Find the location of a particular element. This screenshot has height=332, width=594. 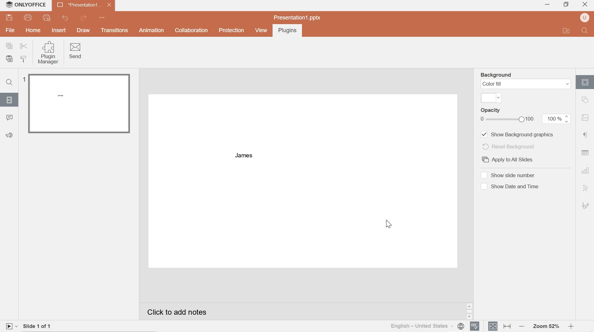

view is located at coordinates (260, 30).